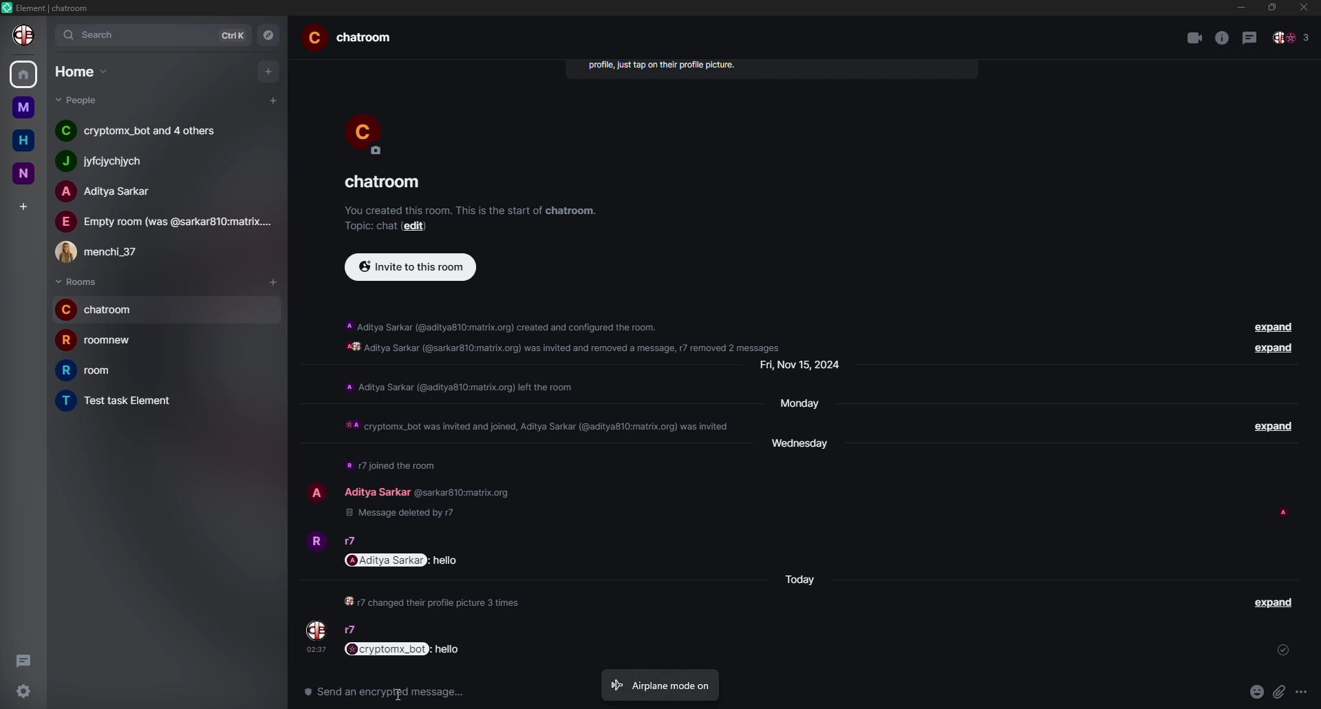 The image size is (1321, 709). What do you see at coordinates (80, 70) in the screenshot?
I see `home` at bounding box center [80, 70].